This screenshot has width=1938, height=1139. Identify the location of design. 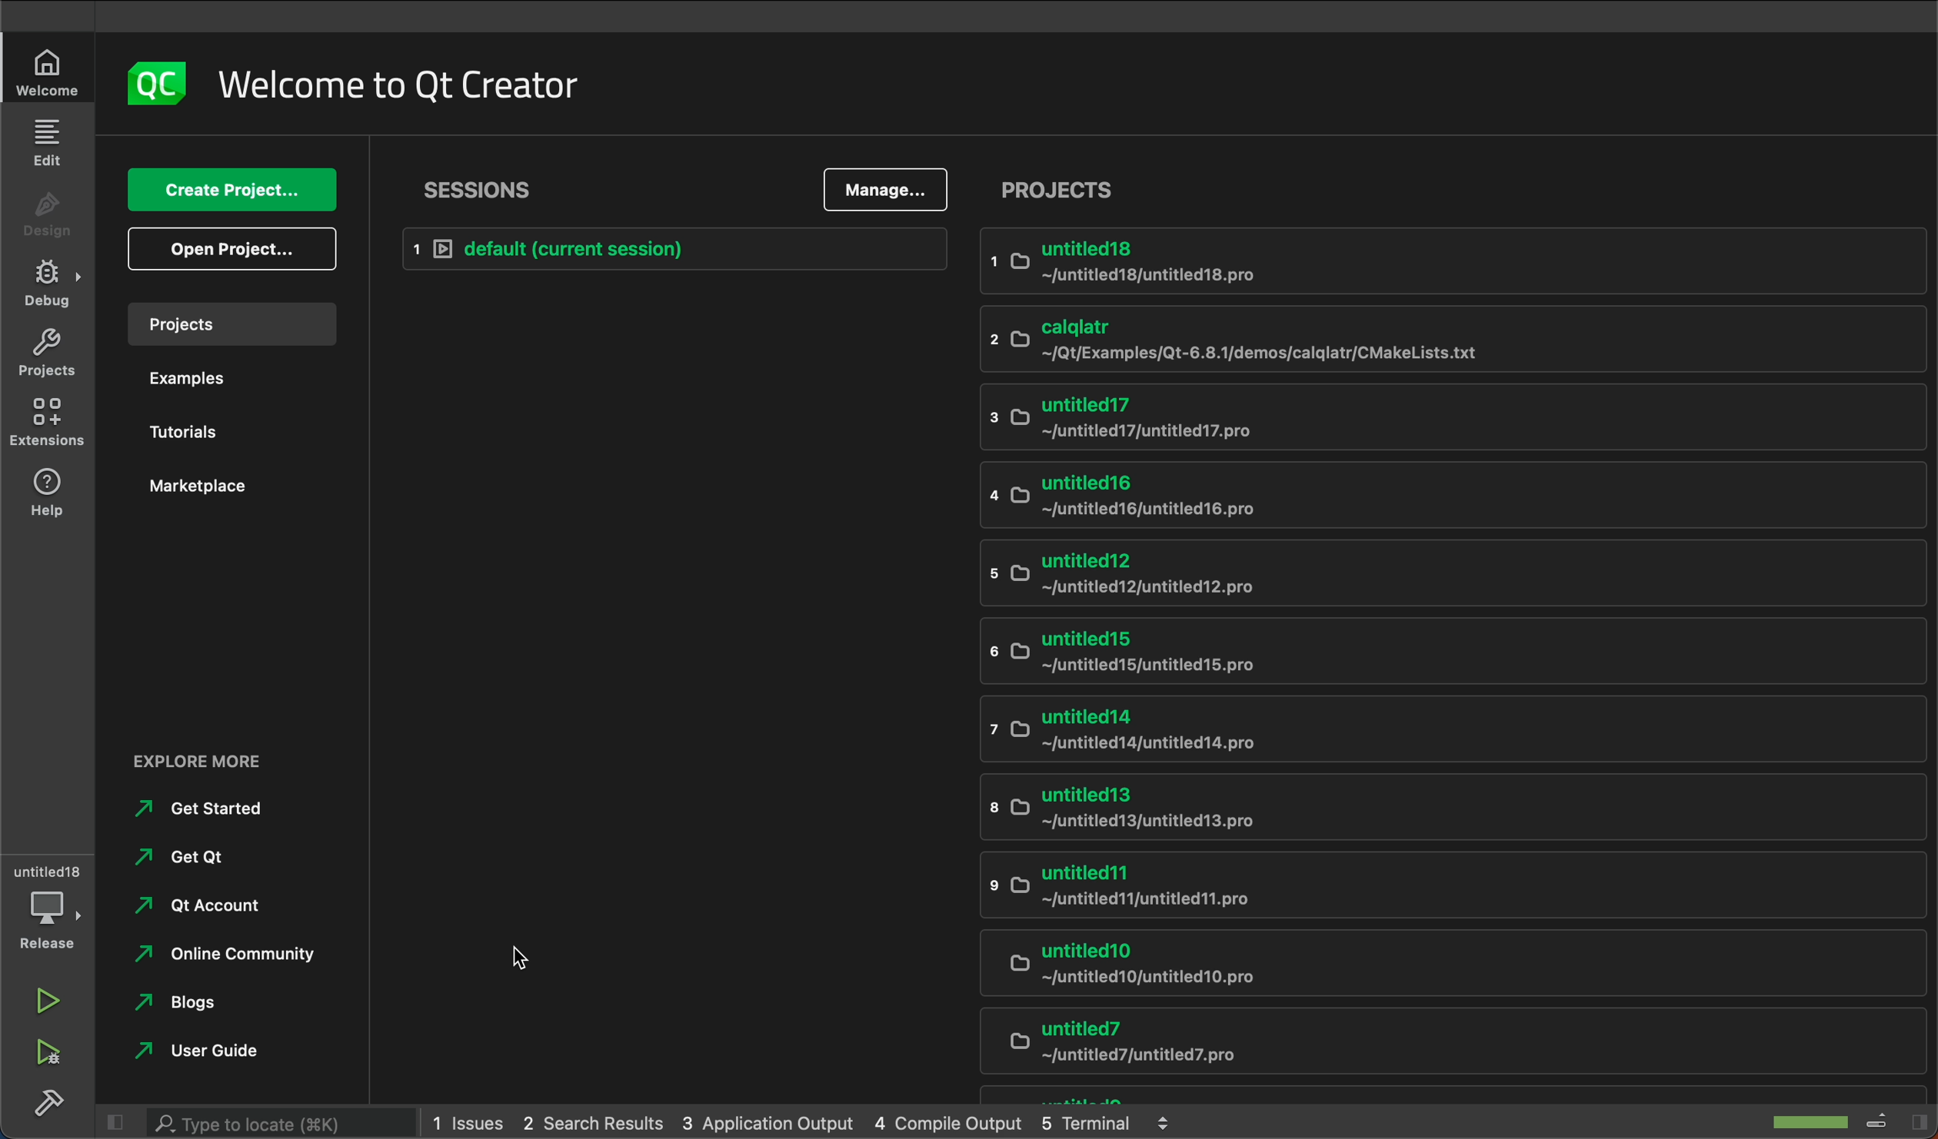
(48, 220).